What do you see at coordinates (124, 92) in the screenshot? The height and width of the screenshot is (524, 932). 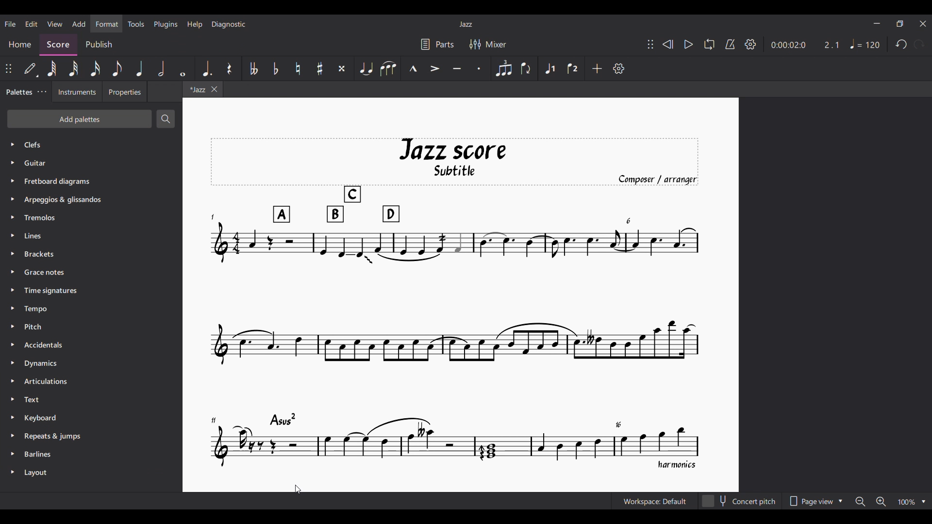 I see `Properties` at bounding box center [124, 92].